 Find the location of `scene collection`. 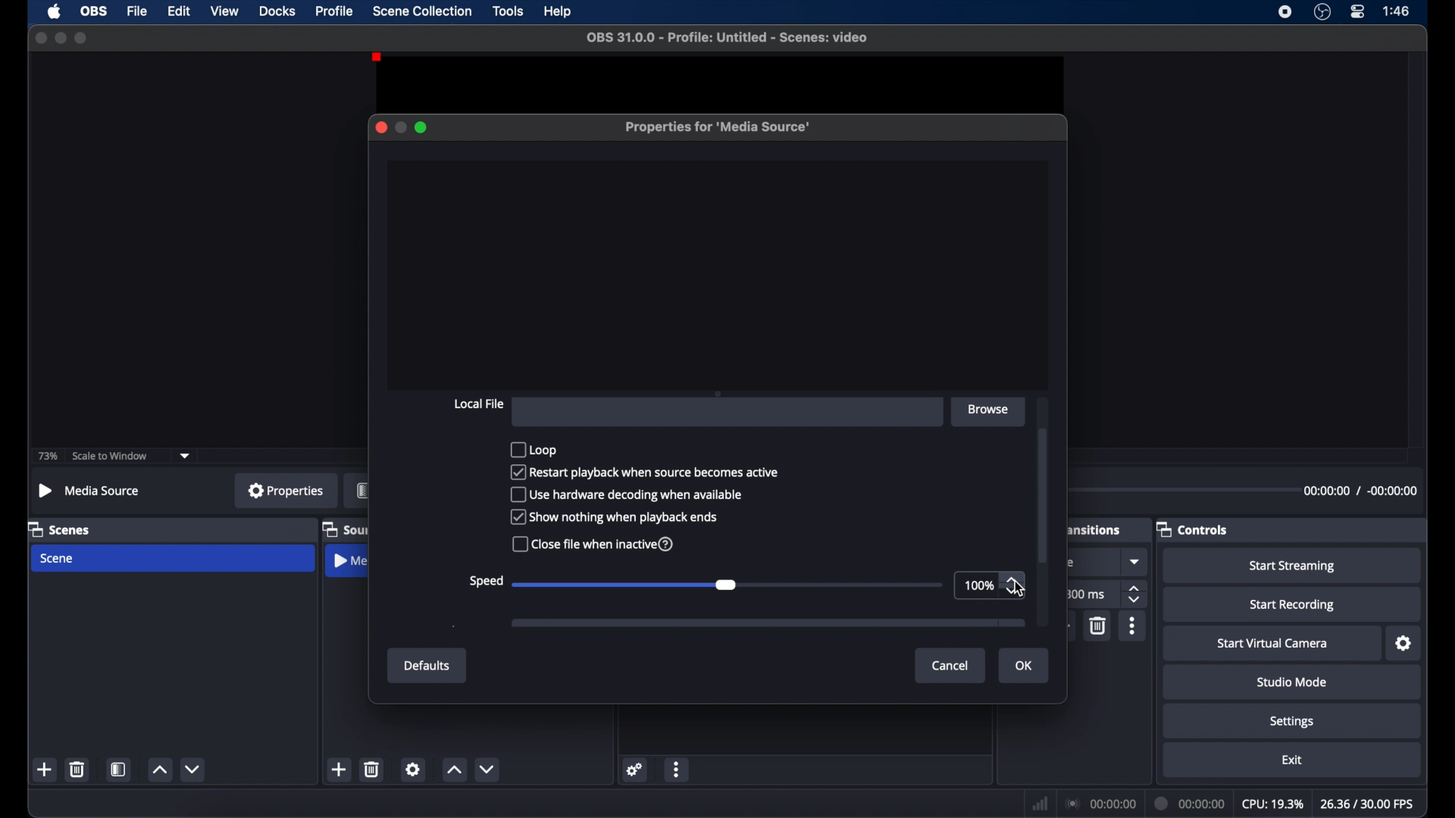

scene collection is located at coordinates (424, 11).